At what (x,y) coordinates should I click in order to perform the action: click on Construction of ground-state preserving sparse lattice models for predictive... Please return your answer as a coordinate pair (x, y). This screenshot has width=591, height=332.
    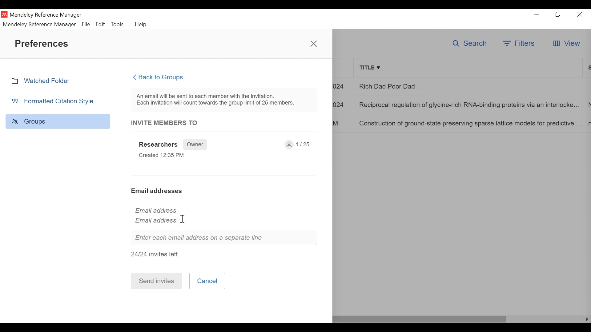
    Looking at the image, I should click on (470, 123).